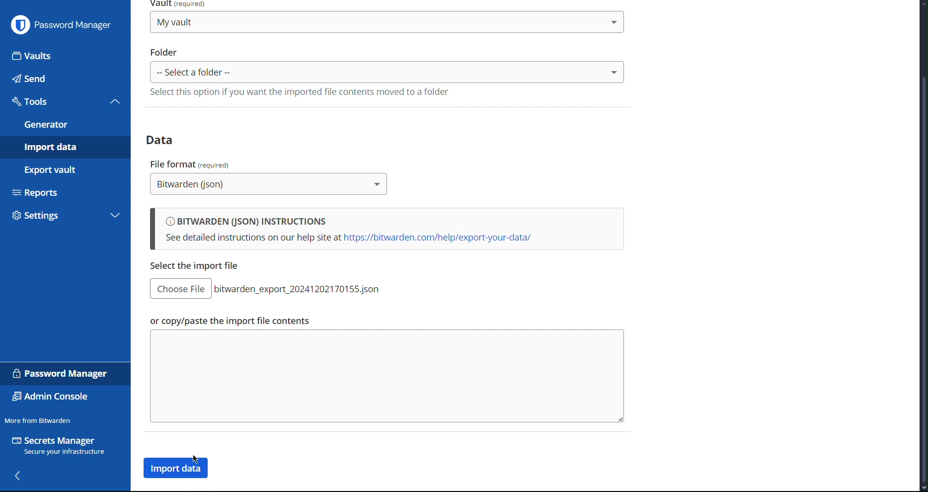 This screenshot has width=928, height=492. What do you see at coordinates (61, 447) in the screenshot?
I see `Secrets Manager` at bounding box center [61, 447].